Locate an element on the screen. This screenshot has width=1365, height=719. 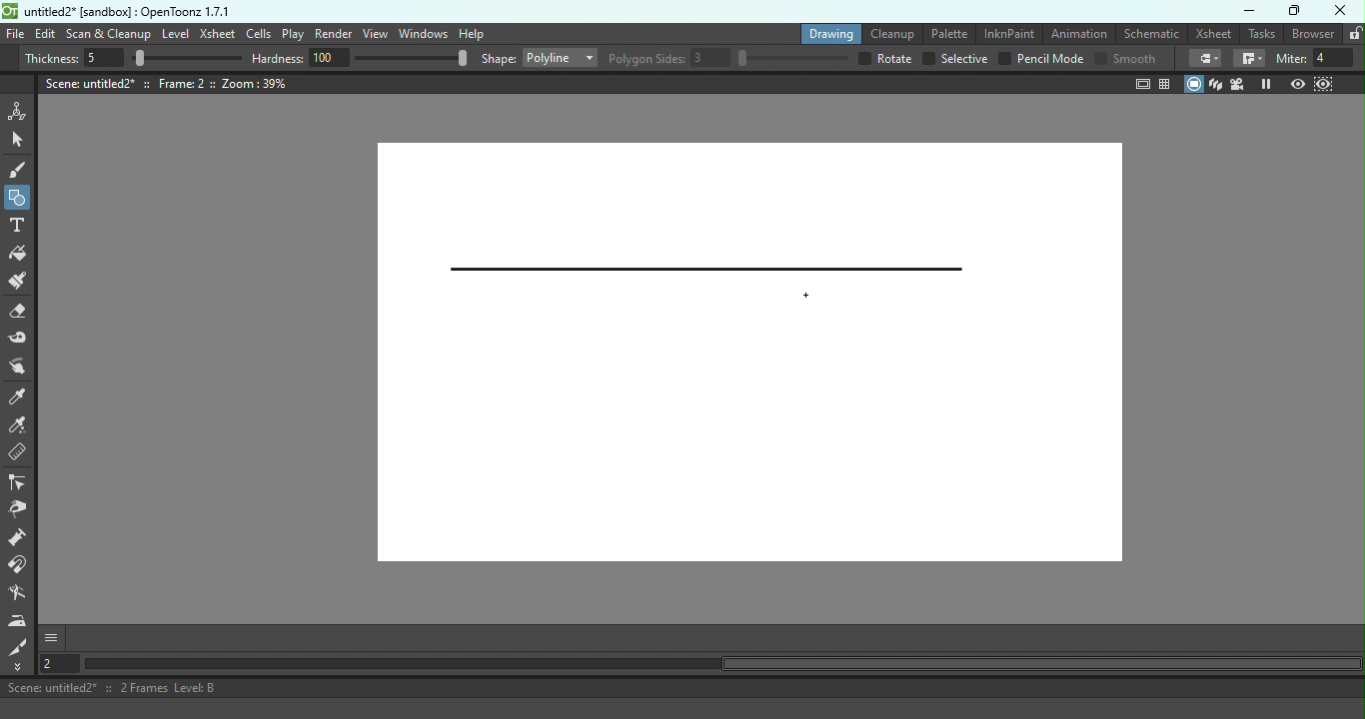
Level is located at coordinates (175, 34).